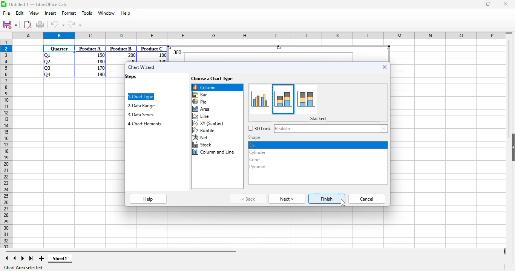 This screenshot has width=515, height=271. I want to click on chart wizard, so click(141, 67).